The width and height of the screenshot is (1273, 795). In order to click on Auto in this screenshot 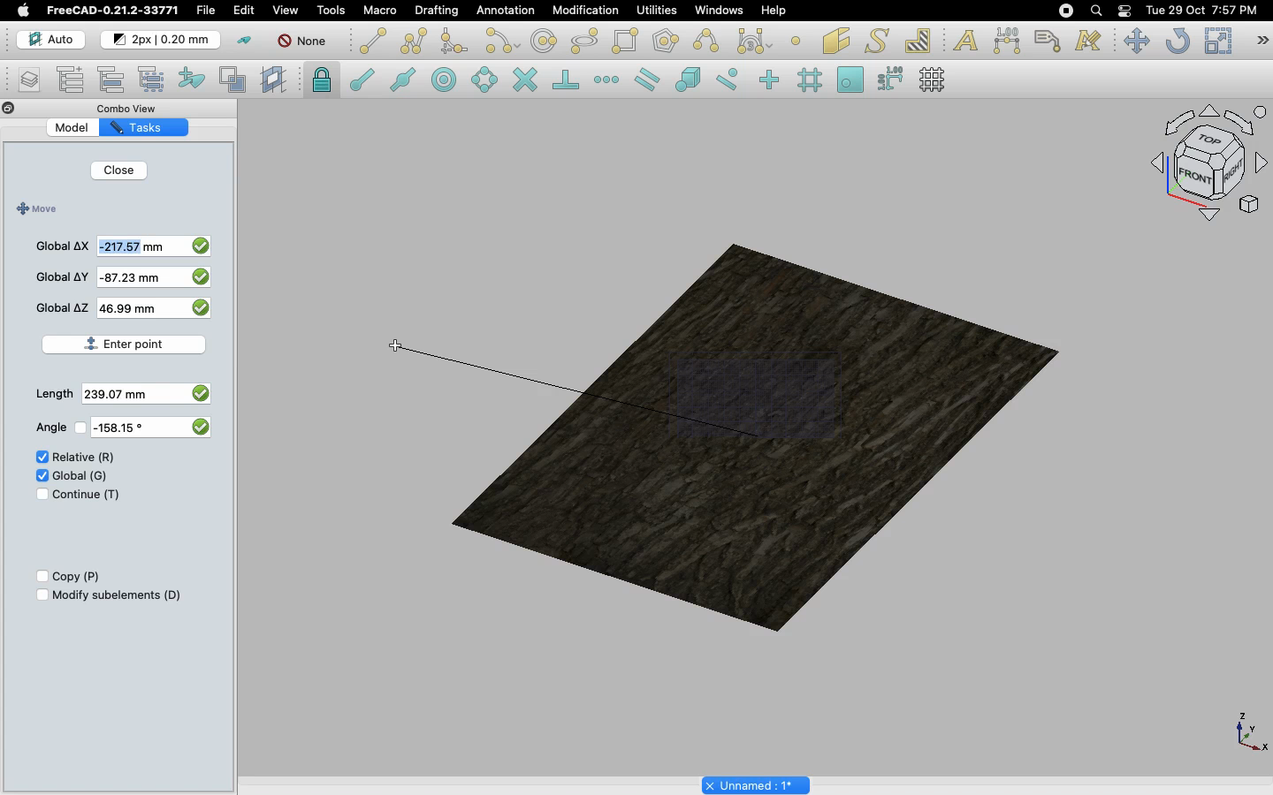, I will do `click(52, 40)`.